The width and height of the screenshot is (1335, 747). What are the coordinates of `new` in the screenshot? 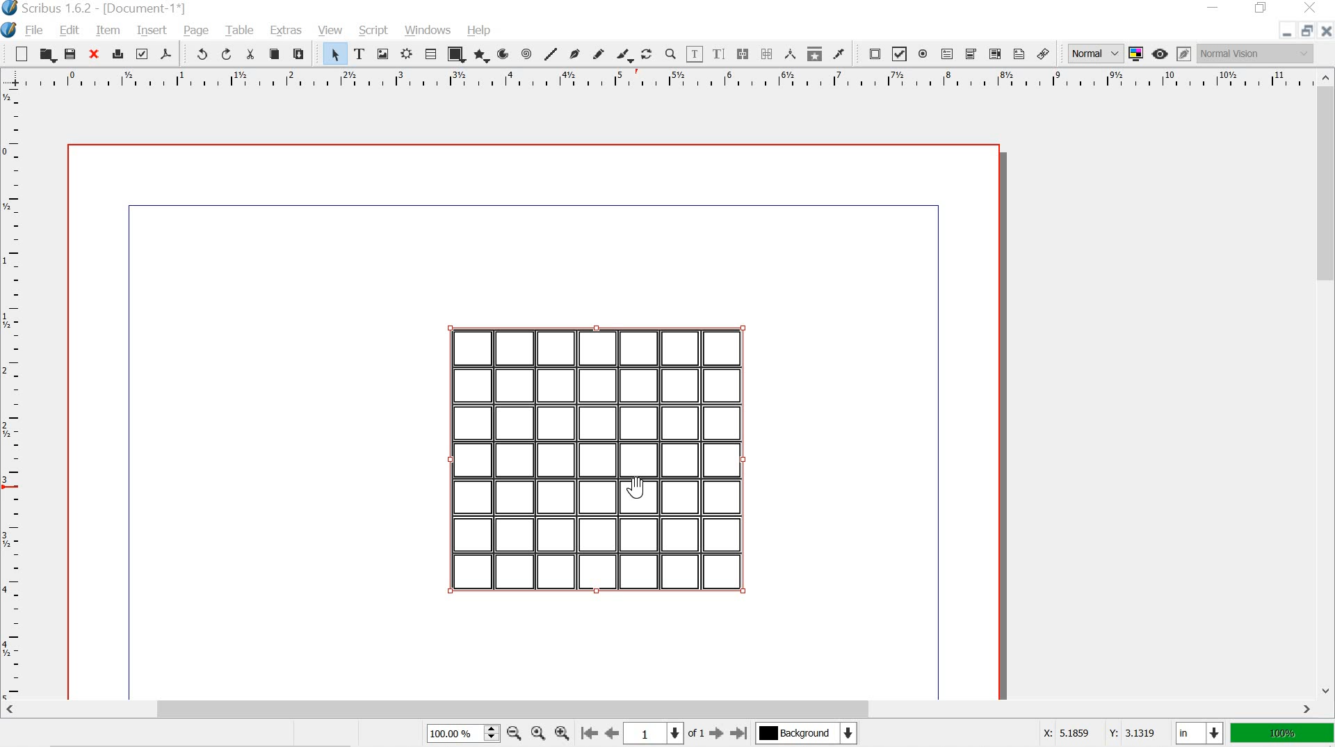 It's located at (20, 54).